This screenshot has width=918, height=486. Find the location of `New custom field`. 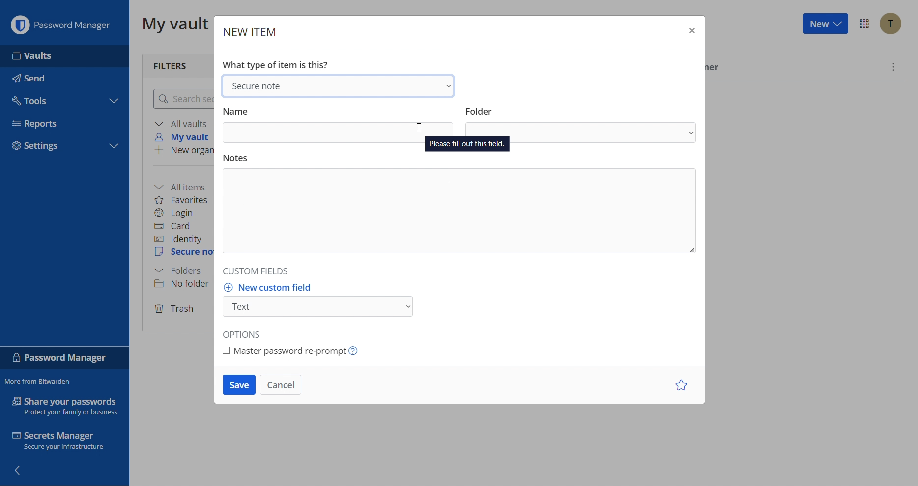

New custom field is located at coordinates (318, 300).